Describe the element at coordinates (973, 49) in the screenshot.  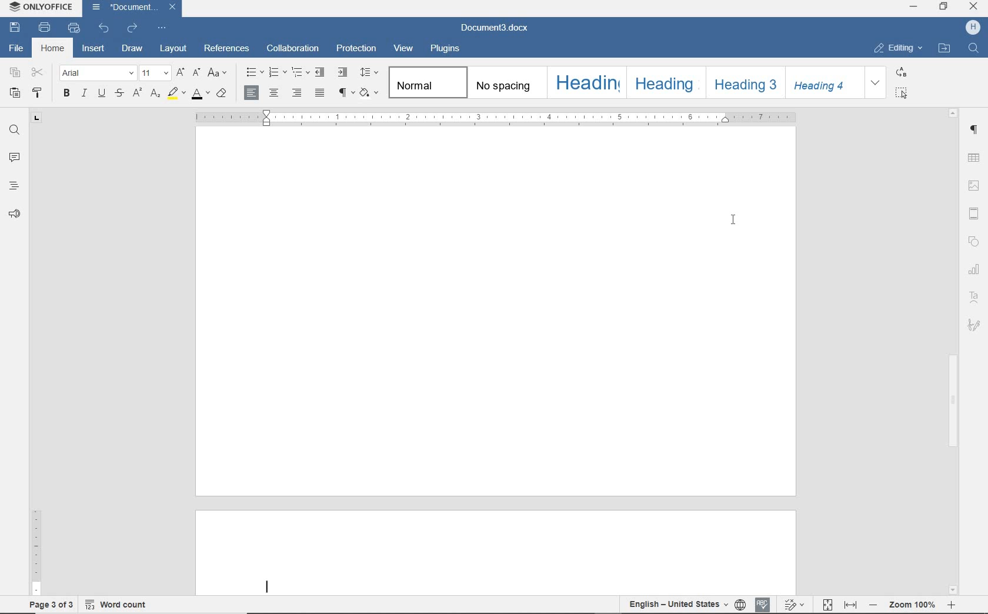
I see `FIND` at that location.